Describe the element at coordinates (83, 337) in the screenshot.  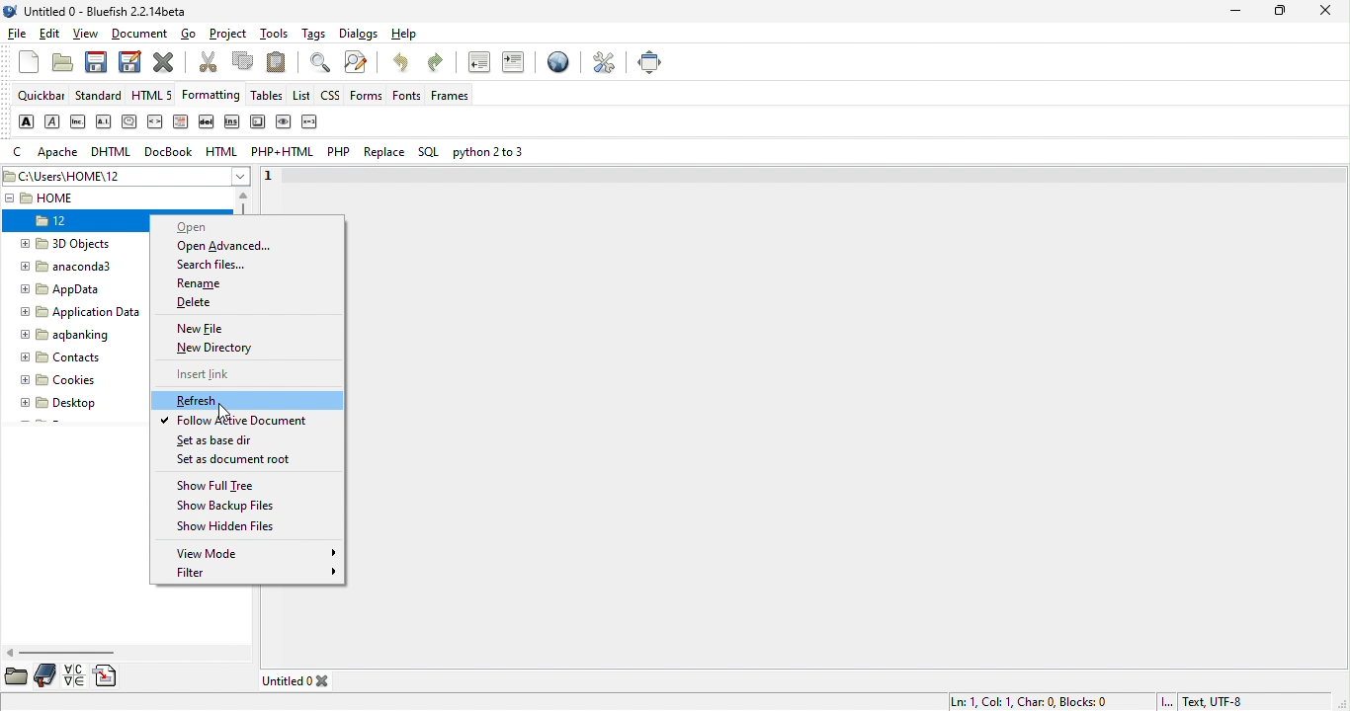
I see `aqbanking` at that location.